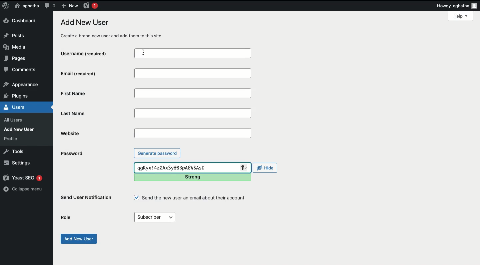 The width and height of the screenshot is (480, 265). Describe the element at coordinates (94, 53) in the screenshot. I see `Username (required)` at that location.